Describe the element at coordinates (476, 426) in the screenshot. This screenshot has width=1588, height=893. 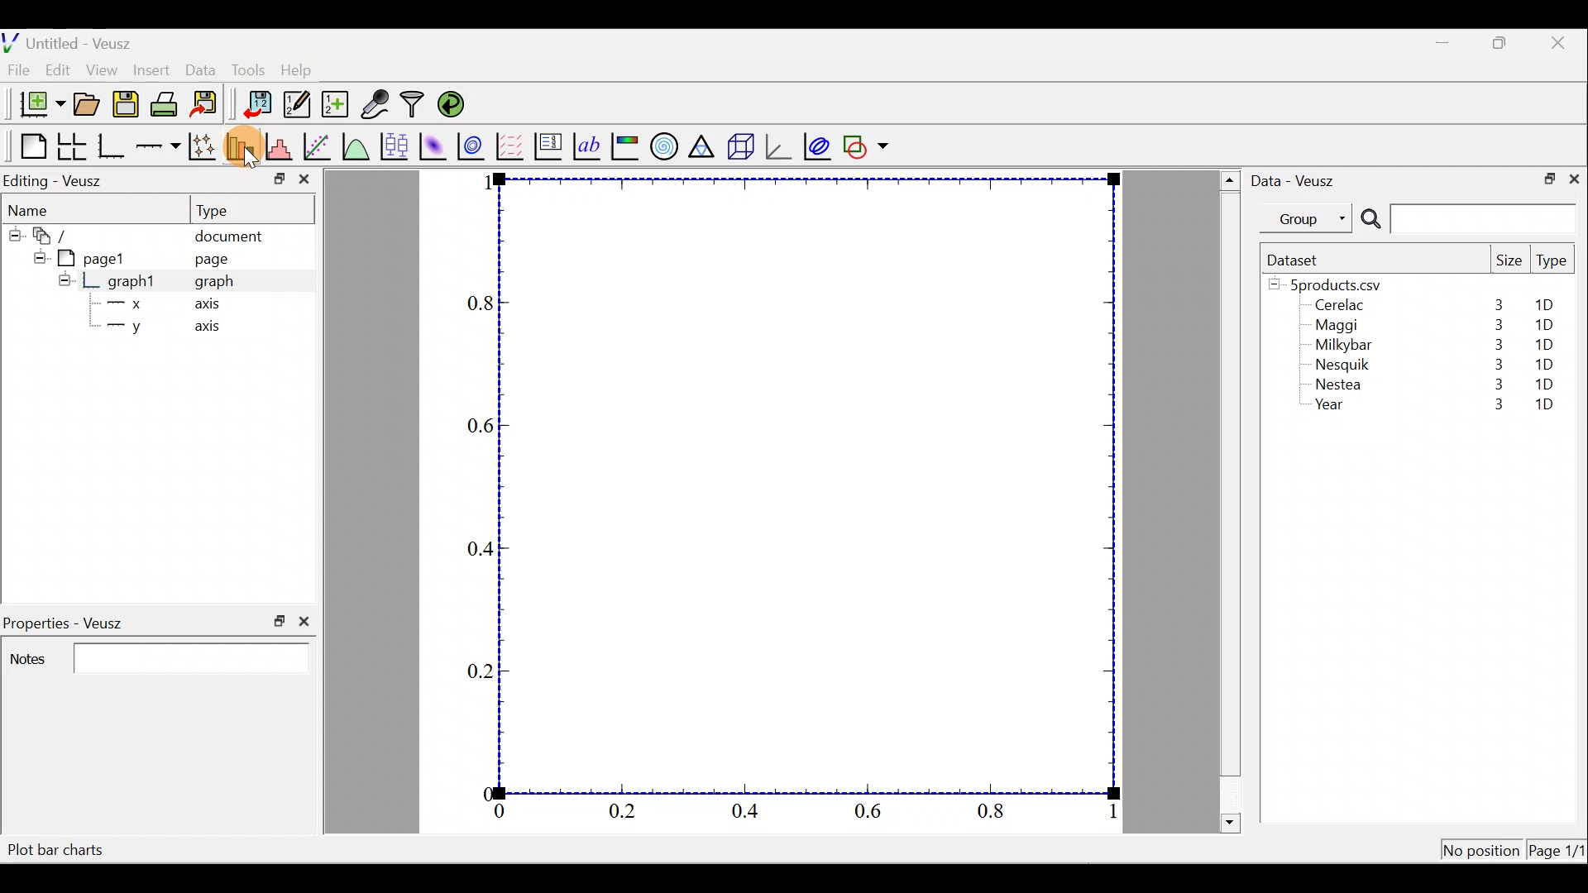
I see `0.6` at that location.